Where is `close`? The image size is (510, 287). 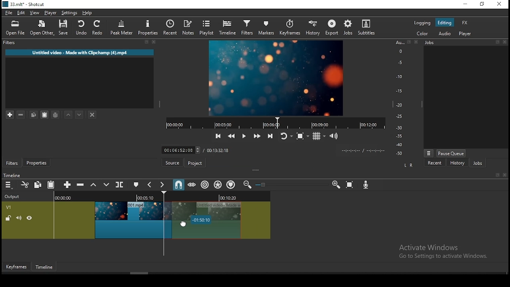 close is located at coordinates (506, 175).